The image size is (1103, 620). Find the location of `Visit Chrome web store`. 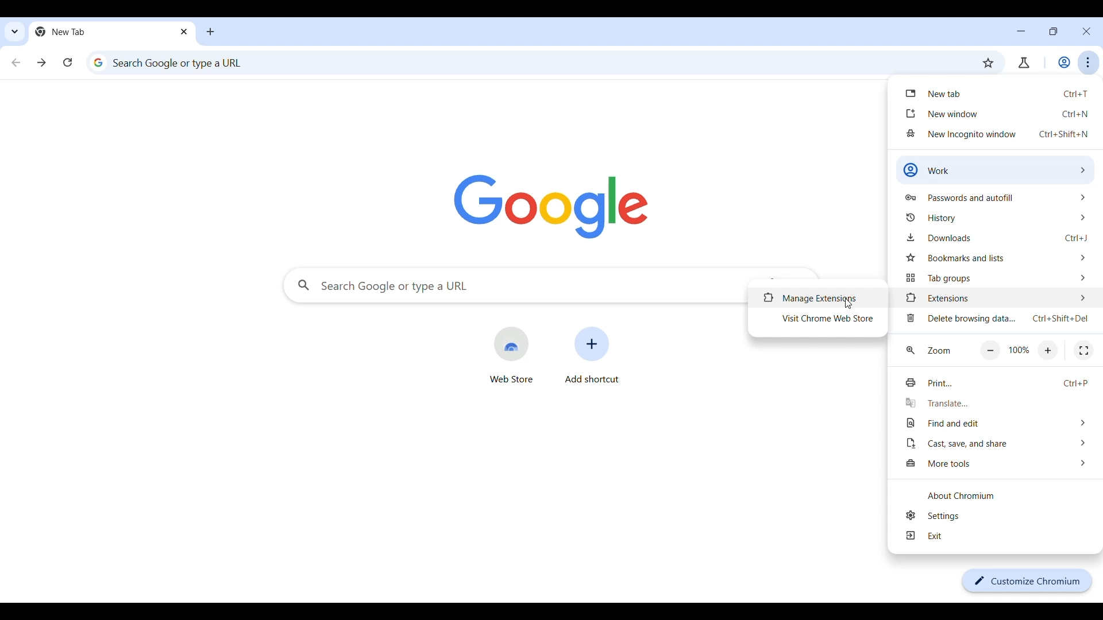

Visit Chrome web store is located at coordinates (819, 319).